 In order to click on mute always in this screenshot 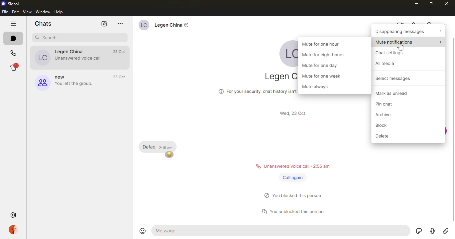, I will do `click(318, 87)`.